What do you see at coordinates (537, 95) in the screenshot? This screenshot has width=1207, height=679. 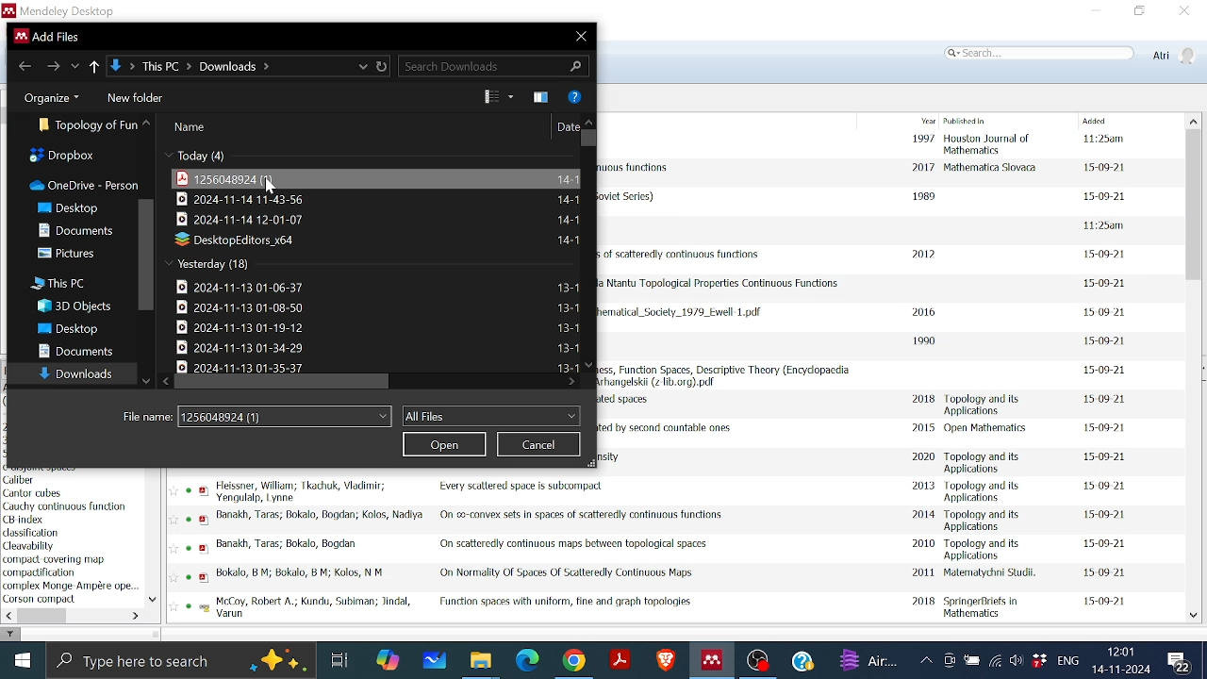 I see `Theme` at bounding box center [537, 95].